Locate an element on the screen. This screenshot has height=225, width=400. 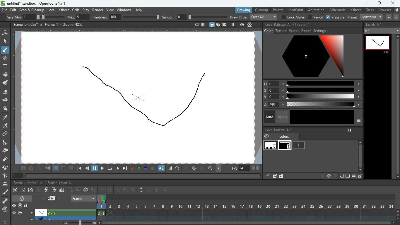
left is located at coordinates (186, 168).